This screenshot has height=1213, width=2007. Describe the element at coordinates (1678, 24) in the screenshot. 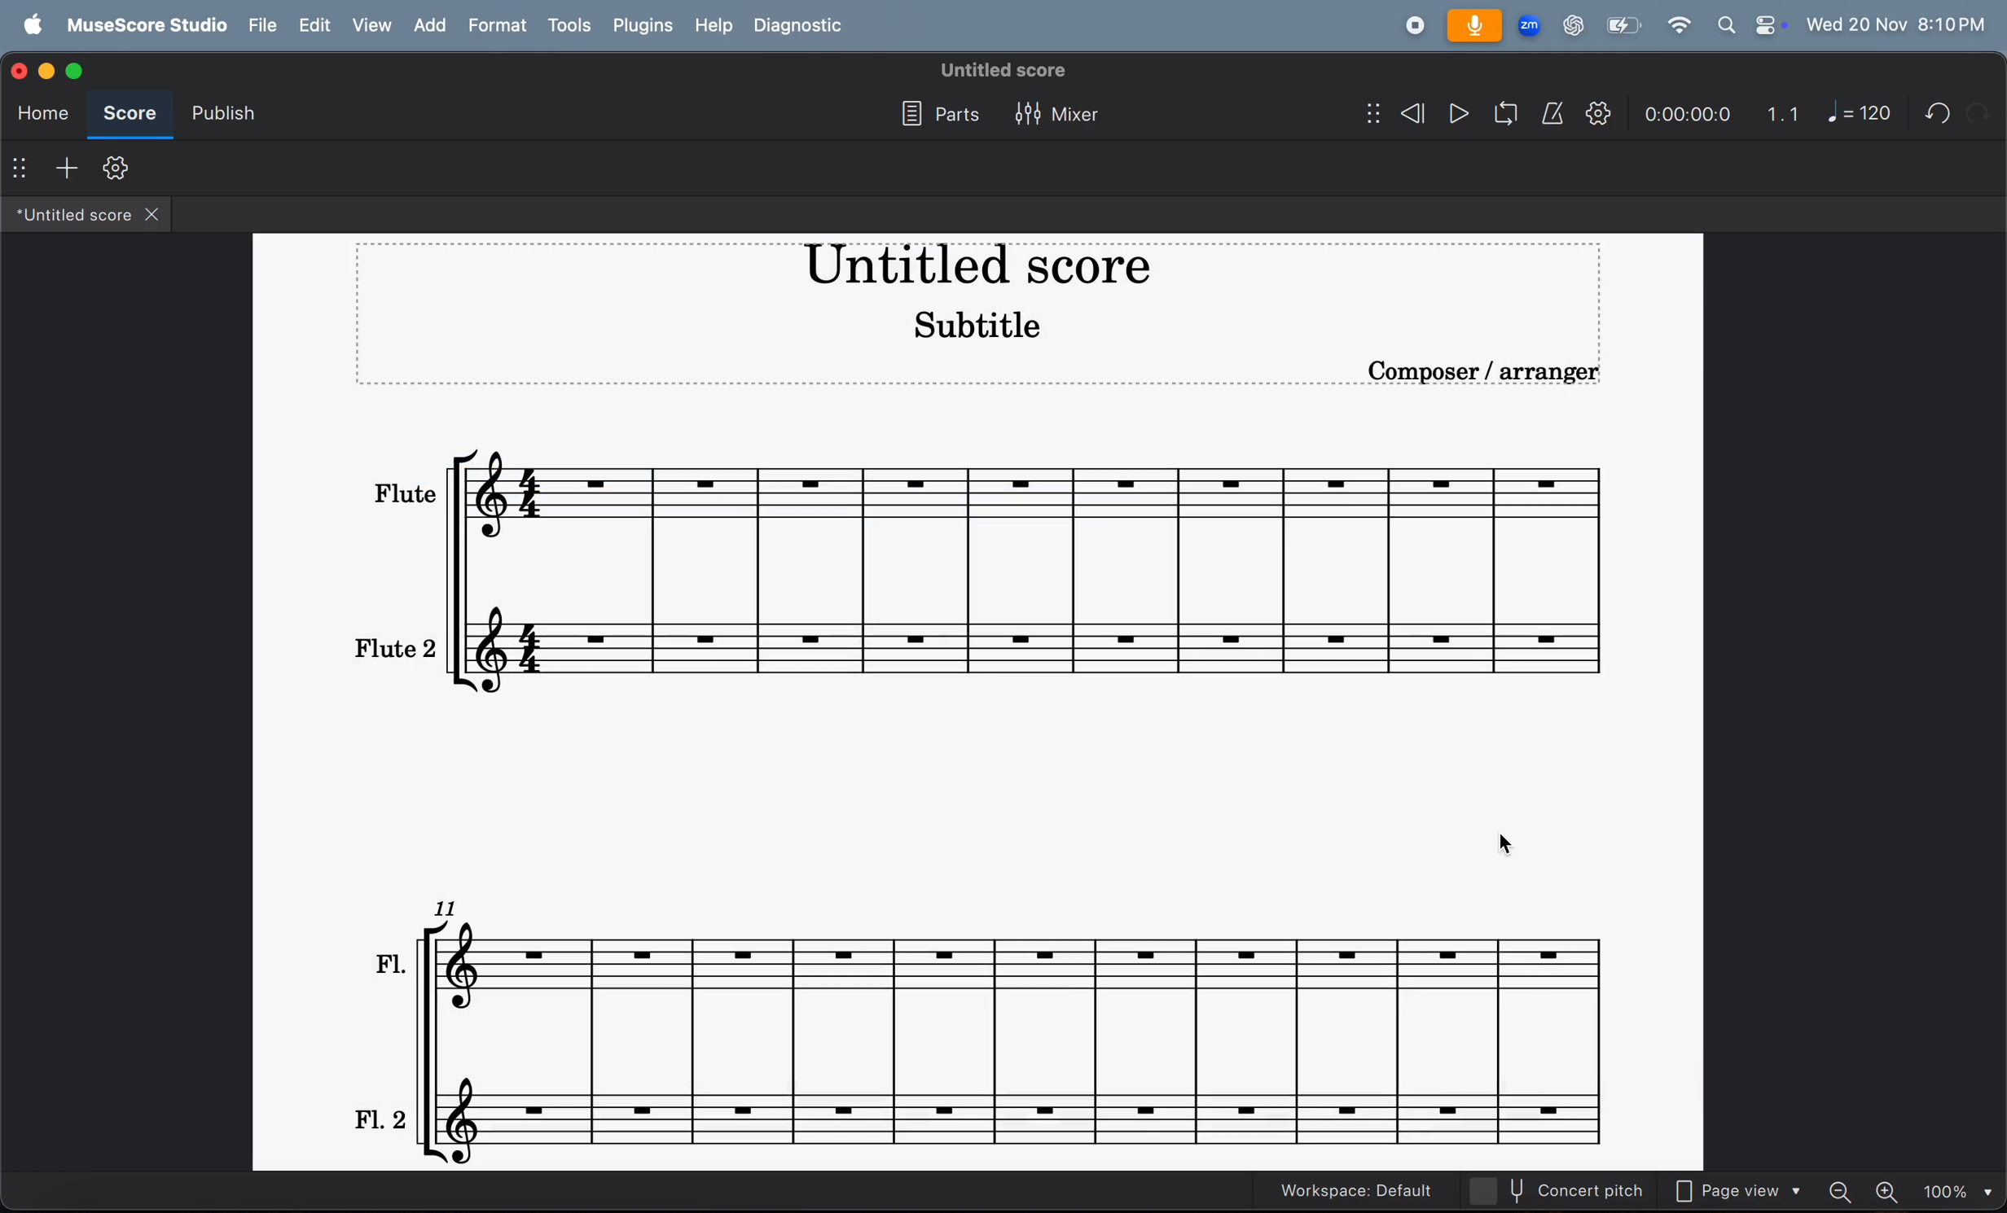

I see `wifi` at that location.